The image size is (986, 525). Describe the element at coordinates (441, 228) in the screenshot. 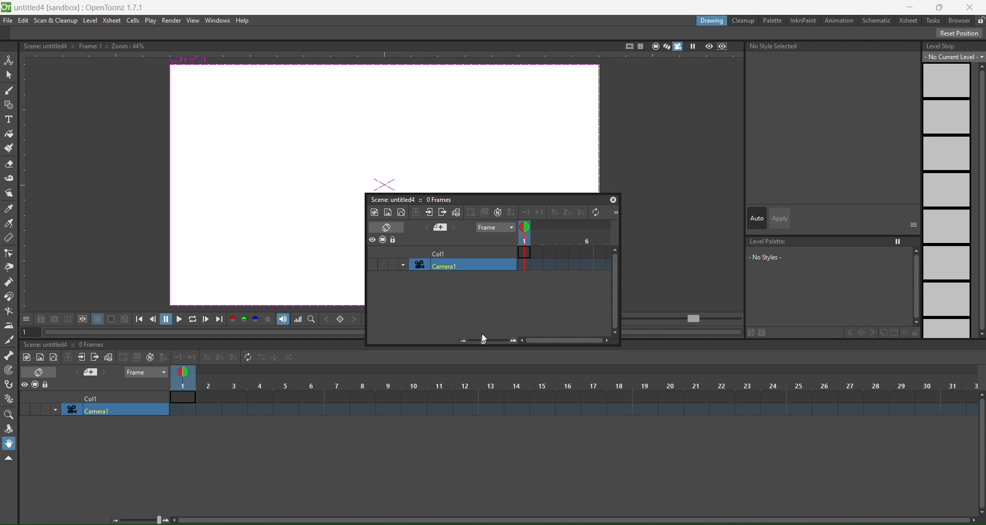

I see `` at that location.